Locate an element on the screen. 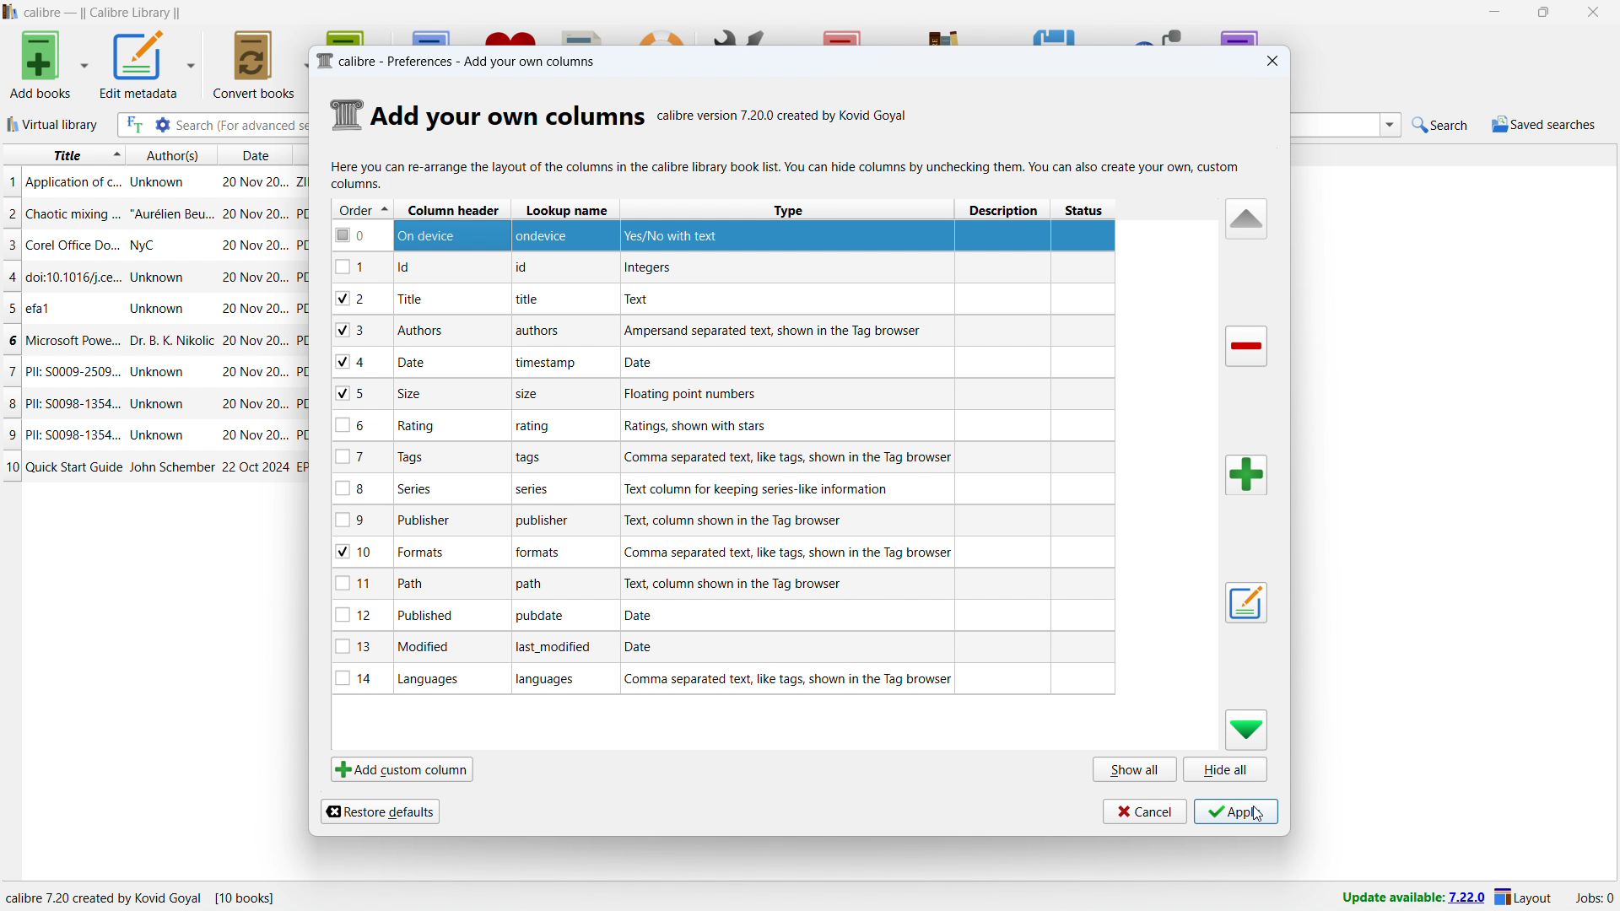  publisher is located at coordinates (433, 521).